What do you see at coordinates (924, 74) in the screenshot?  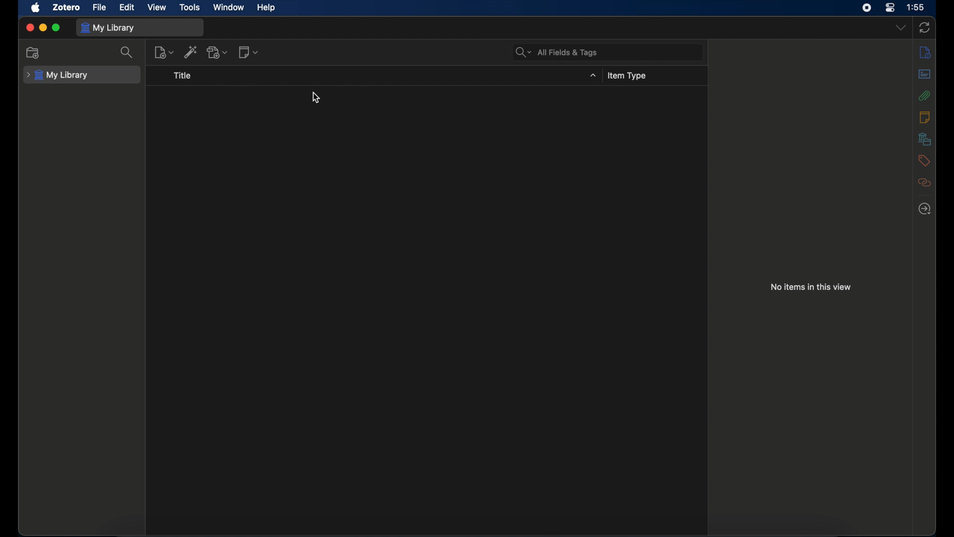 I see `abstracts` at bounding box center [924, 74].